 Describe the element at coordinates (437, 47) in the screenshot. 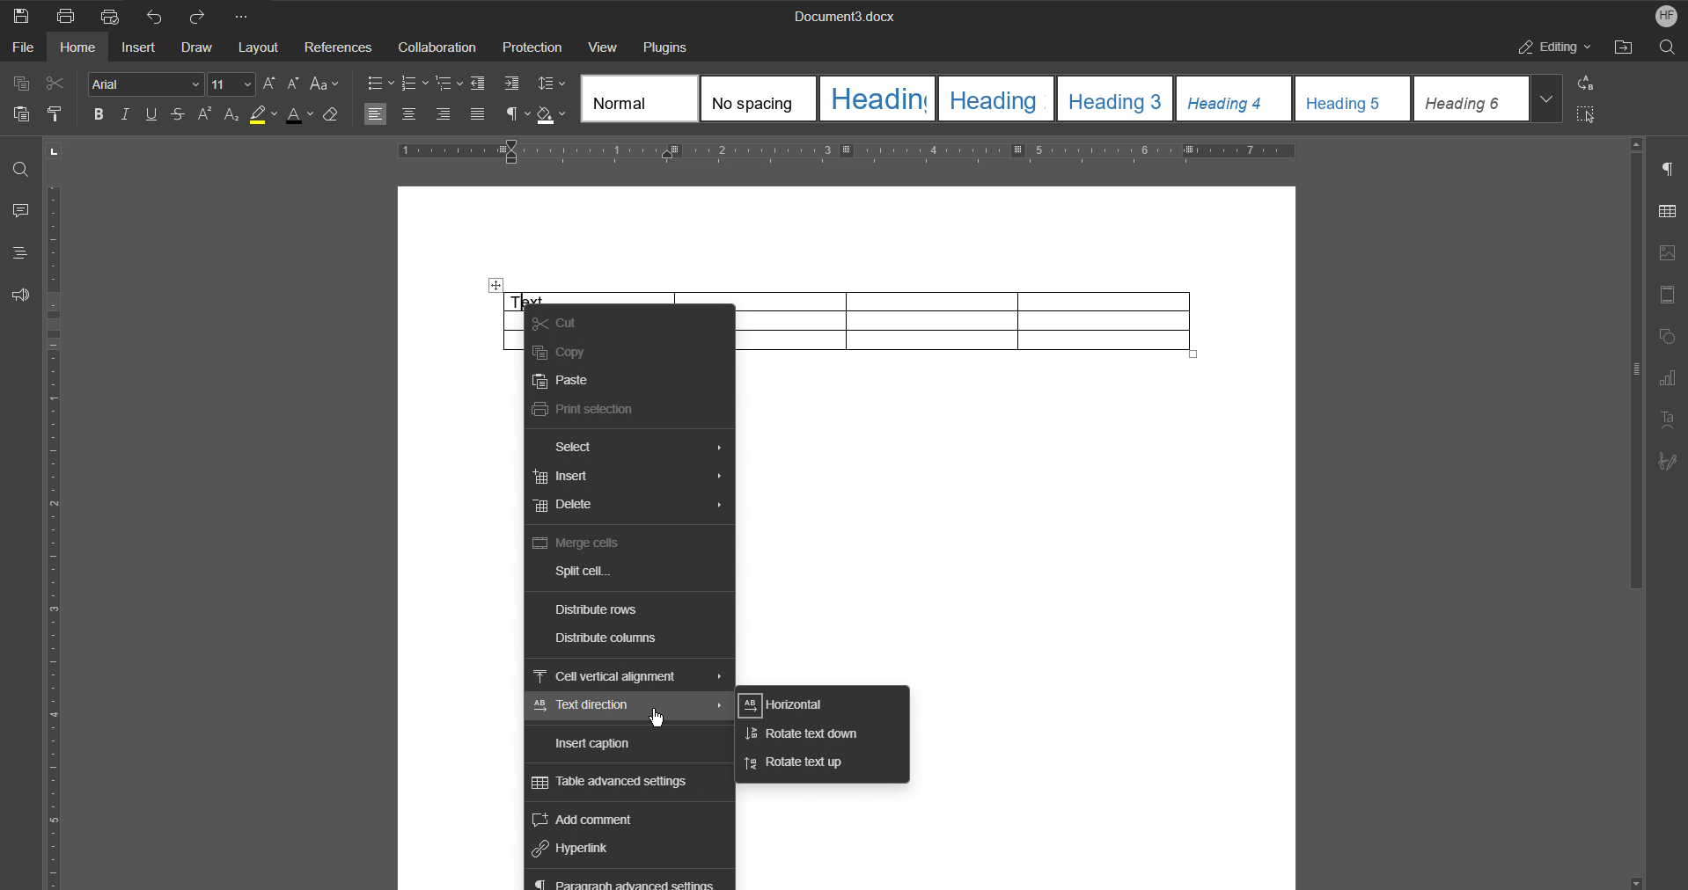

I see `Collaboration` at that location.